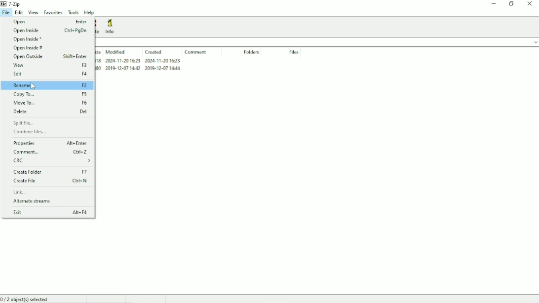 The width and height of the screenshot is (539, 303). What do you see at coordinates (494, 4) in the screenshot?
I see `Minimize` at bounding box center [494, 4].